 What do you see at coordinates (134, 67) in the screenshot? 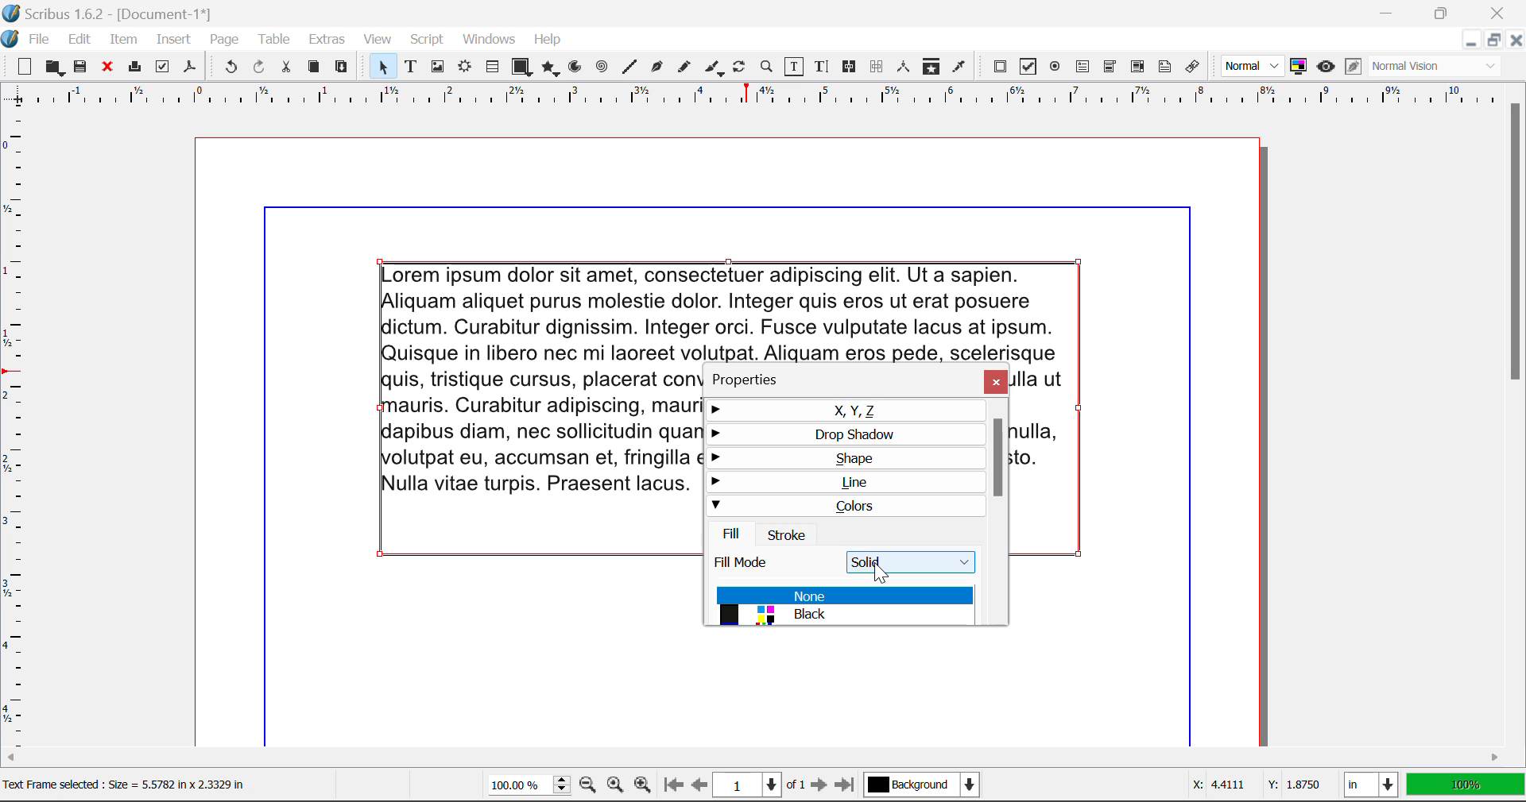
I see `Print` at bounding box center [134, 67].